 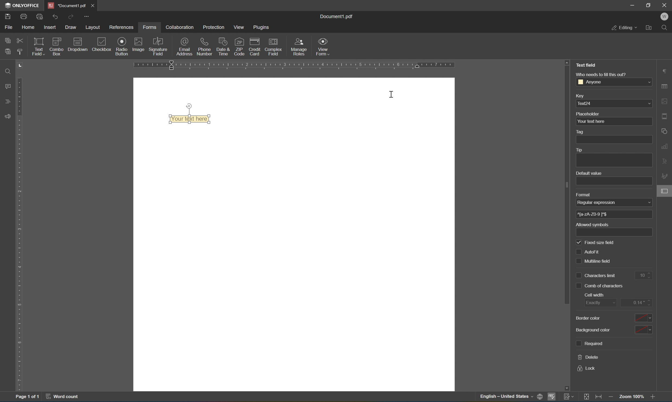 What do you see at coordinates (159, 46) in the screenshot?
I see `signature field` at bounding box center [159, 46].